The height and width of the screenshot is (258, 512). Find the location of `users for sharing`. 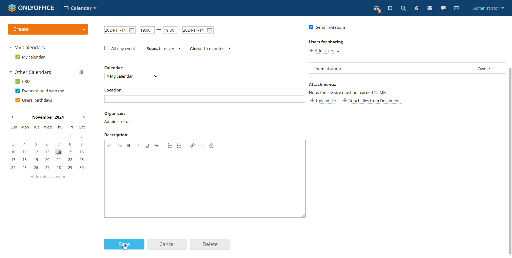

users for sharing is located at coordinates (329, 43).